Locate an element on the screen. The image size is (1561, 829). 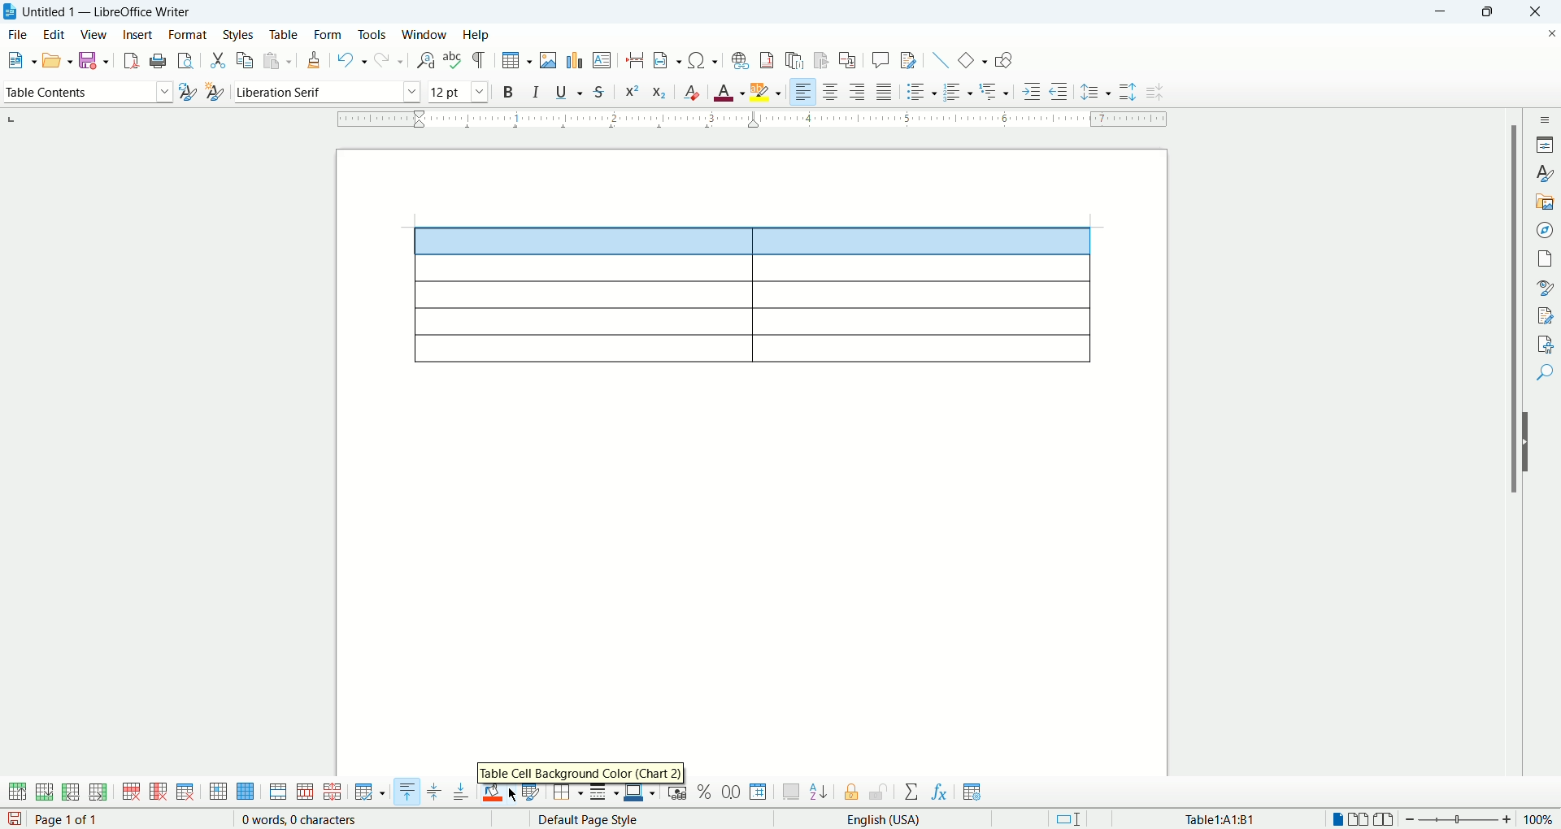
double page view is located at coordinates (1362, 819).